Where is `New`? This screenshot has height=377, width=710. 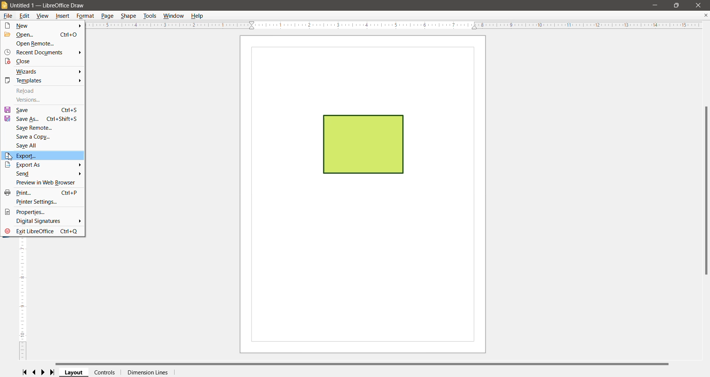
New is located at coordinates (35, 26).